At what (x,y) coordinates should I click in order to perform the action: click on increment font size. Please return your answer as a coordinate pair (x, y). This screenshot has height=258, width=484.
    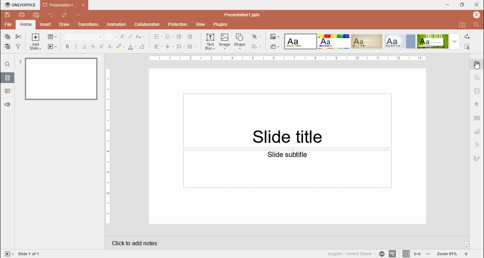
    Looking at the image, I should click on (123, 37).